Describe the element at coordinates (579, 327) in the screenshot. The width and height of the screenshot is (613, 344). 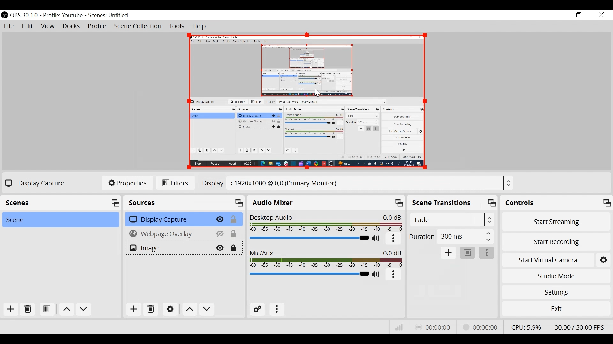
I see `Frame Per Second` at that location.